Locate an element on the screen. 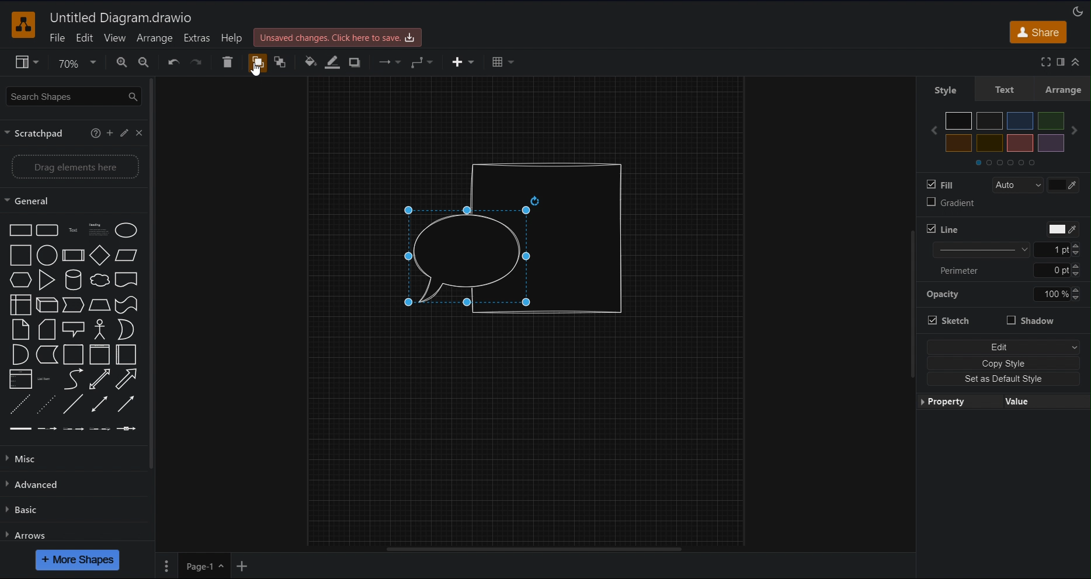 Image resolution: width=1091 pixels, height=579 pixels. Edit is located at coordinates (85, 38).